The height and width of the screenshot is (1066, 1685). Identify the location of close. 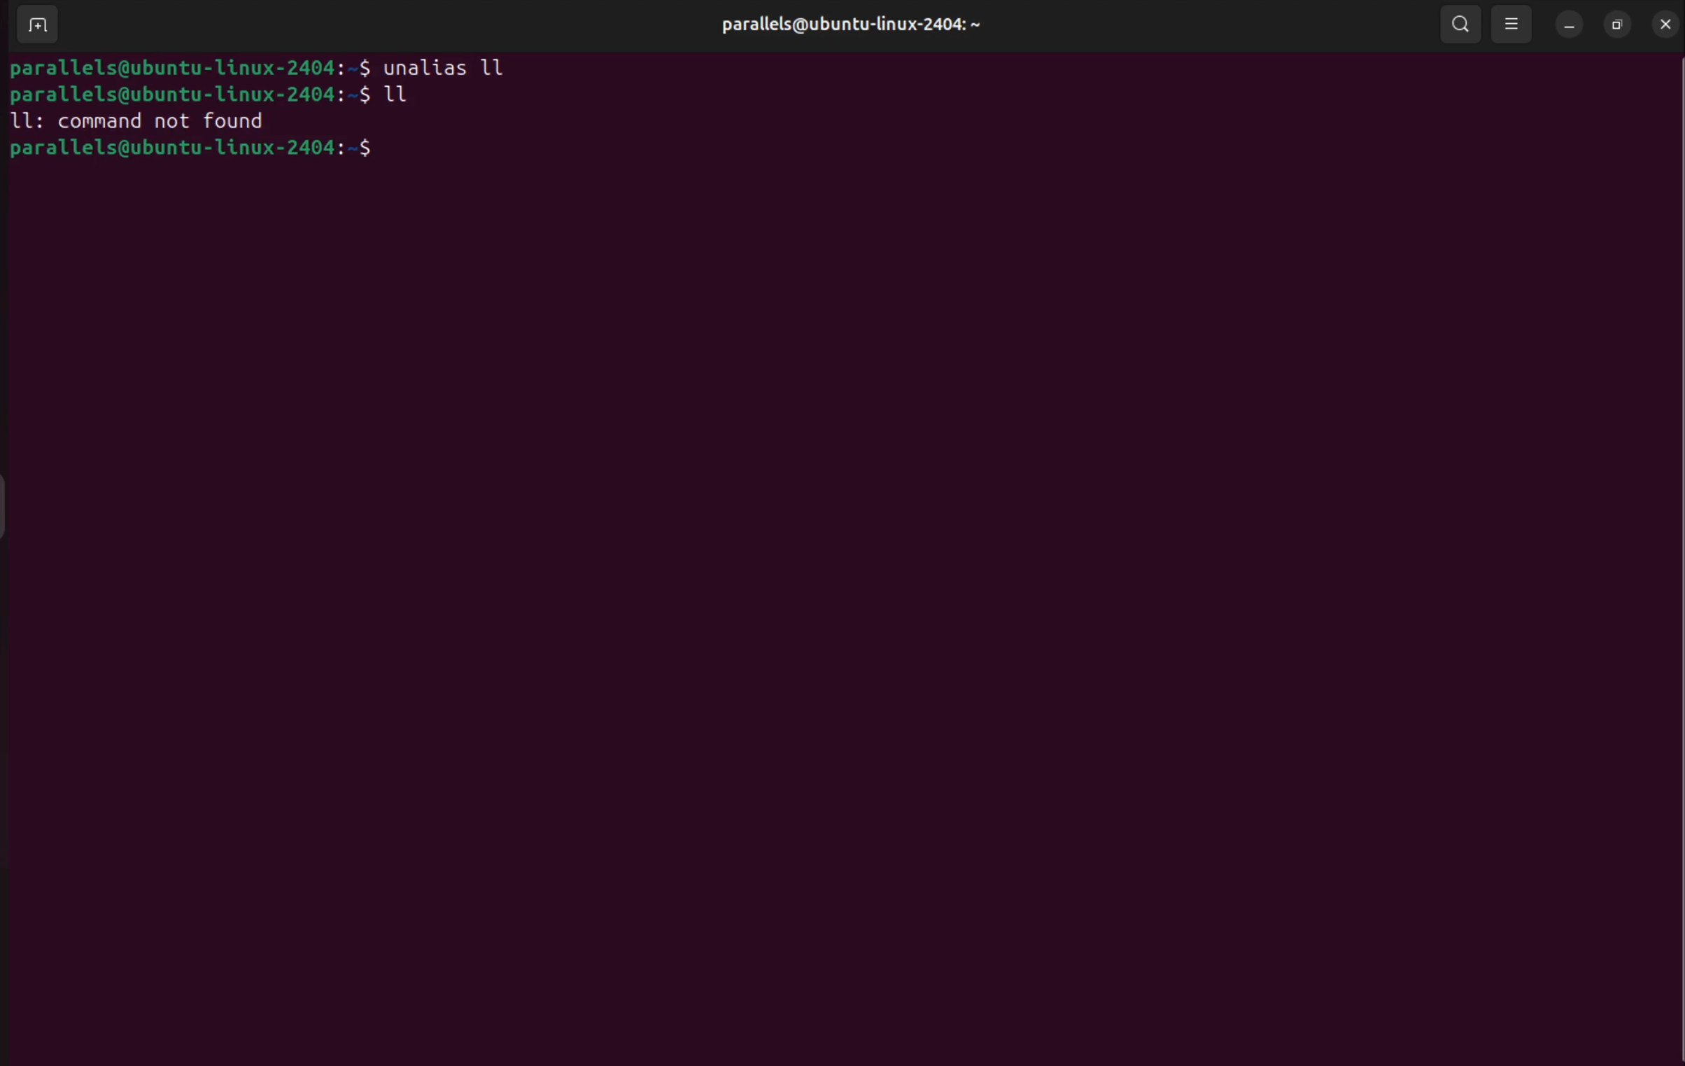
(1661, 22).